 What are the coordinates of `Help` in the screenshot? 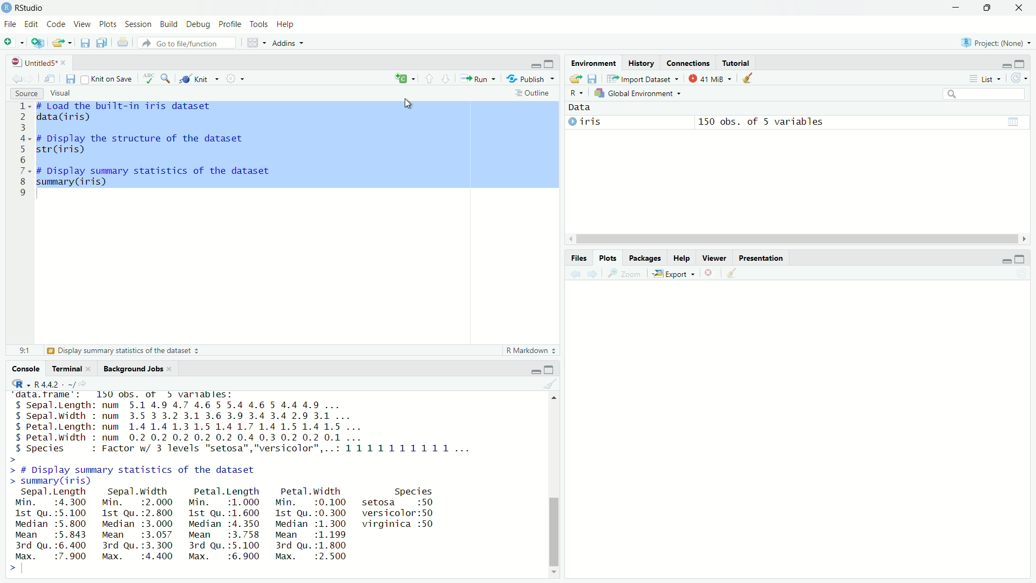 It's located at (681, 257).